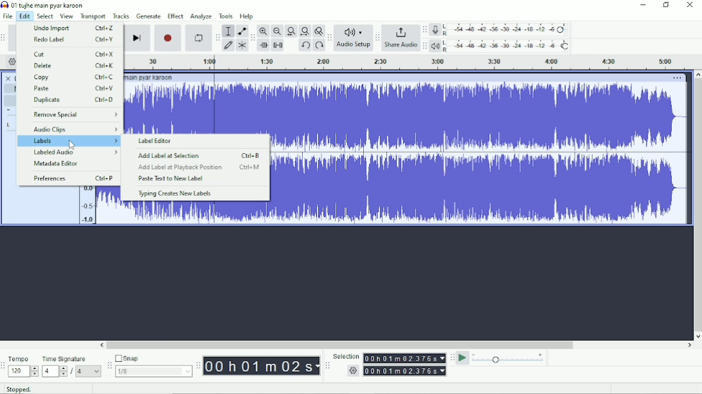 The height and width of the screenshot is (394, 702). Describe the element at coordinates (264, 31) in the screenshot. I see `Zoom In` at that location.